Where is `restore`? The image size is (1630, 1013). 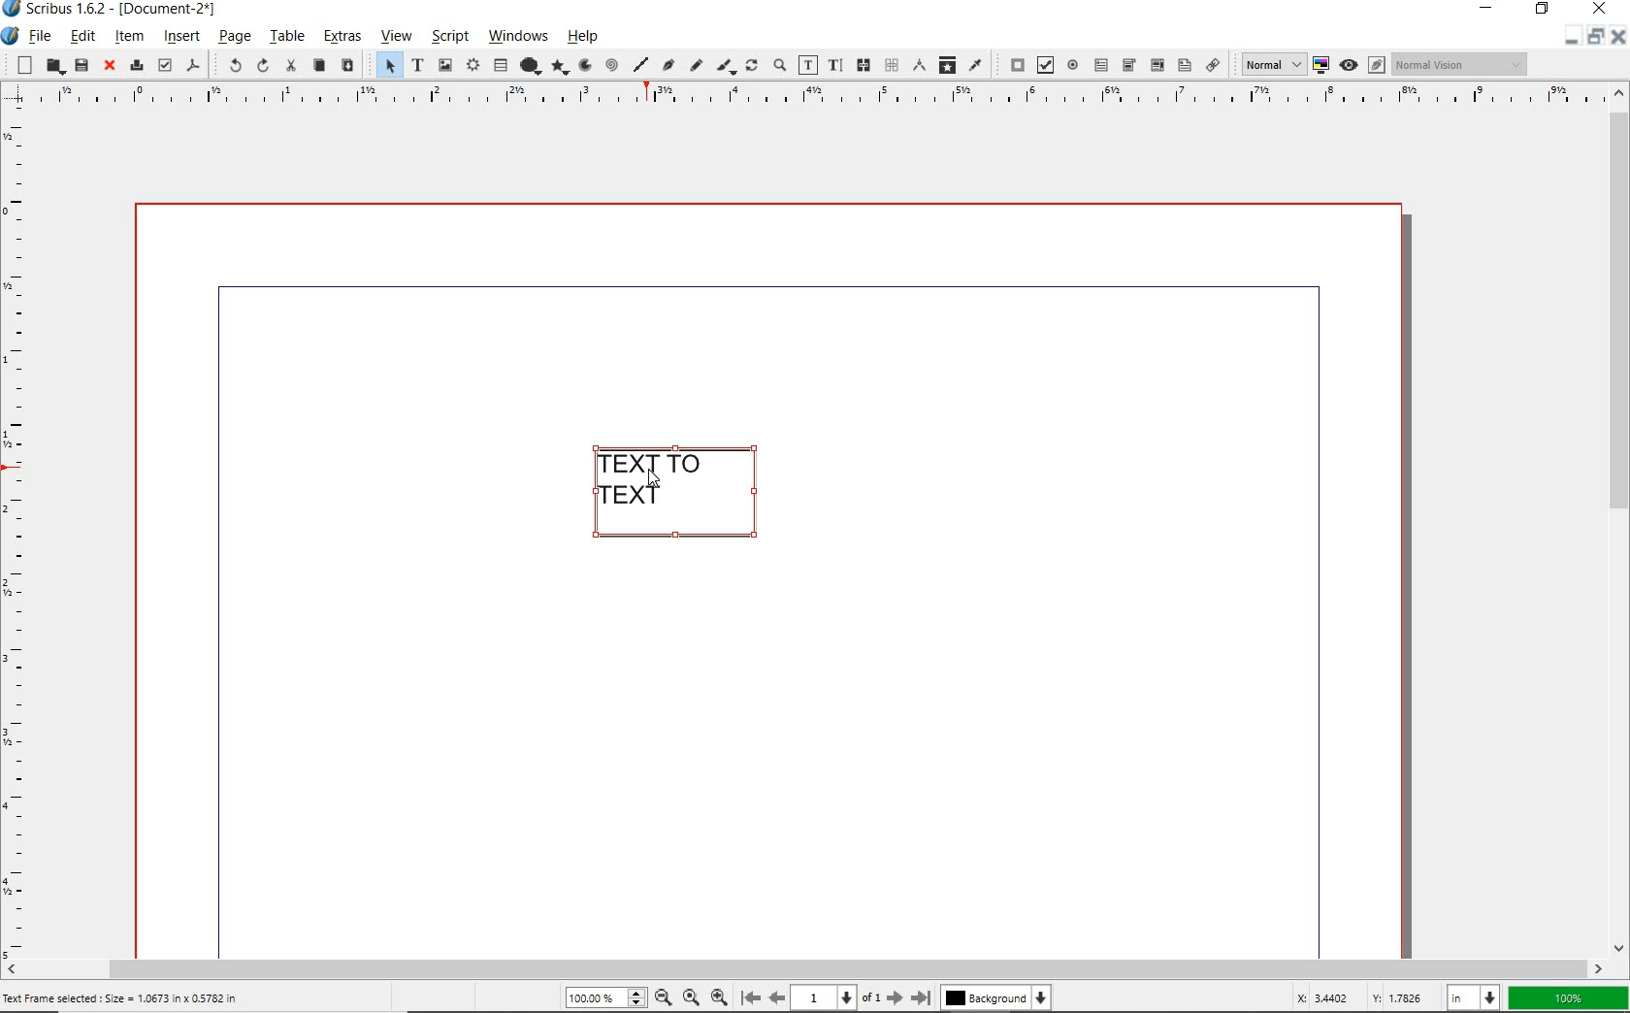 restore is located at coordinates (1598, 40).